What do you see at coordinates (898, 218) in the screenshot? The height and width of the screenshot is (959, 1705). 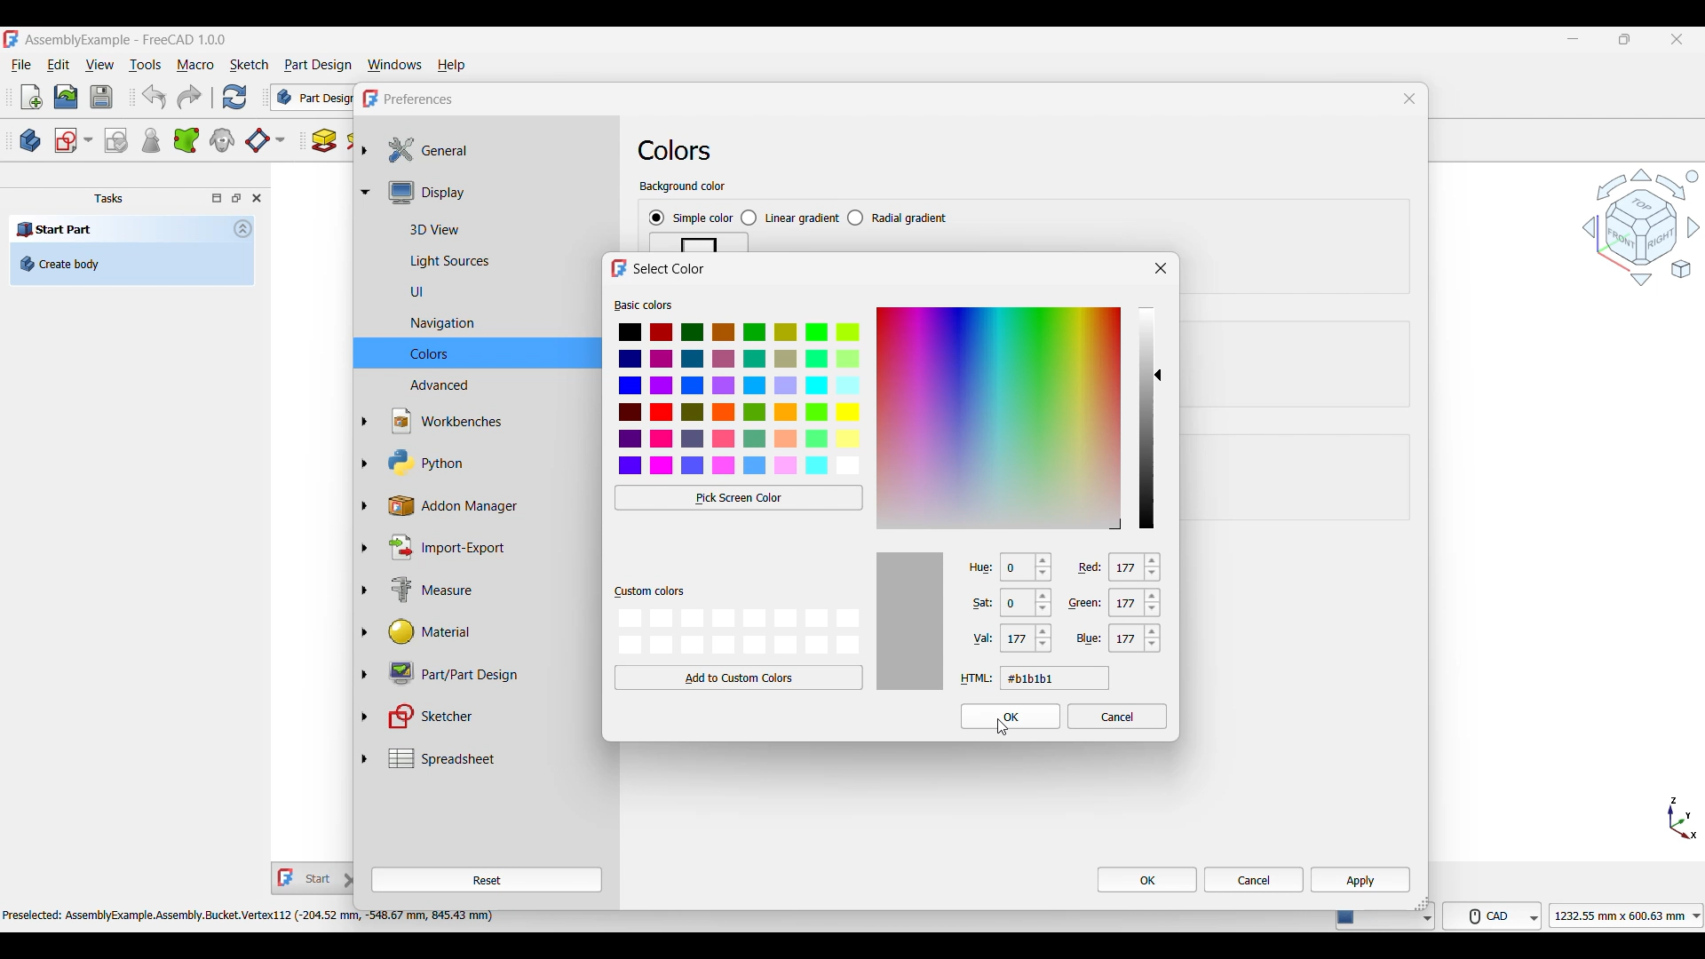 I see `Radial gradient toggle` at bounding box center [898, 218].